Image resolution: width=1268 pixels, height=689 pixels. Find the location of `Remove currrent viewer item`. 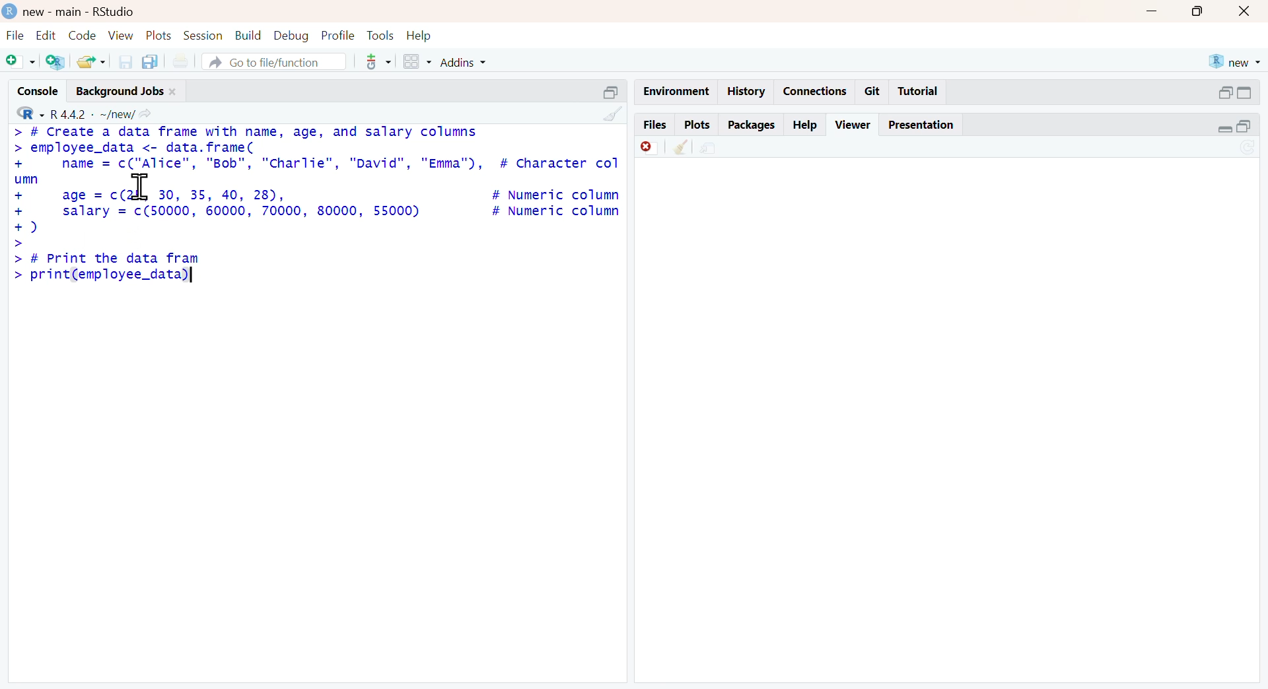

Remove currrent viewer item is located at coordinates (645, 151).